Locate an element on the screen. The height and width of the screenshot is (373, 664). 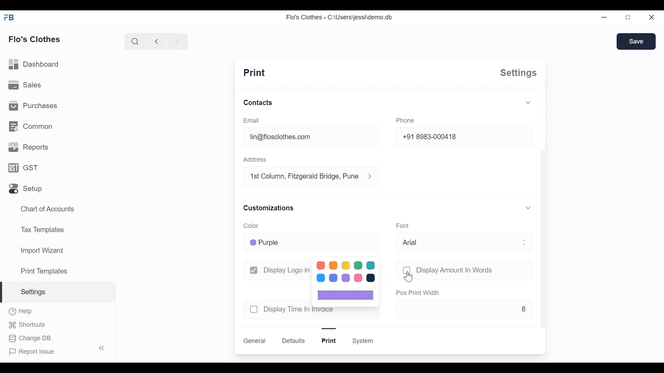
general is located at coordinates (255, 341).